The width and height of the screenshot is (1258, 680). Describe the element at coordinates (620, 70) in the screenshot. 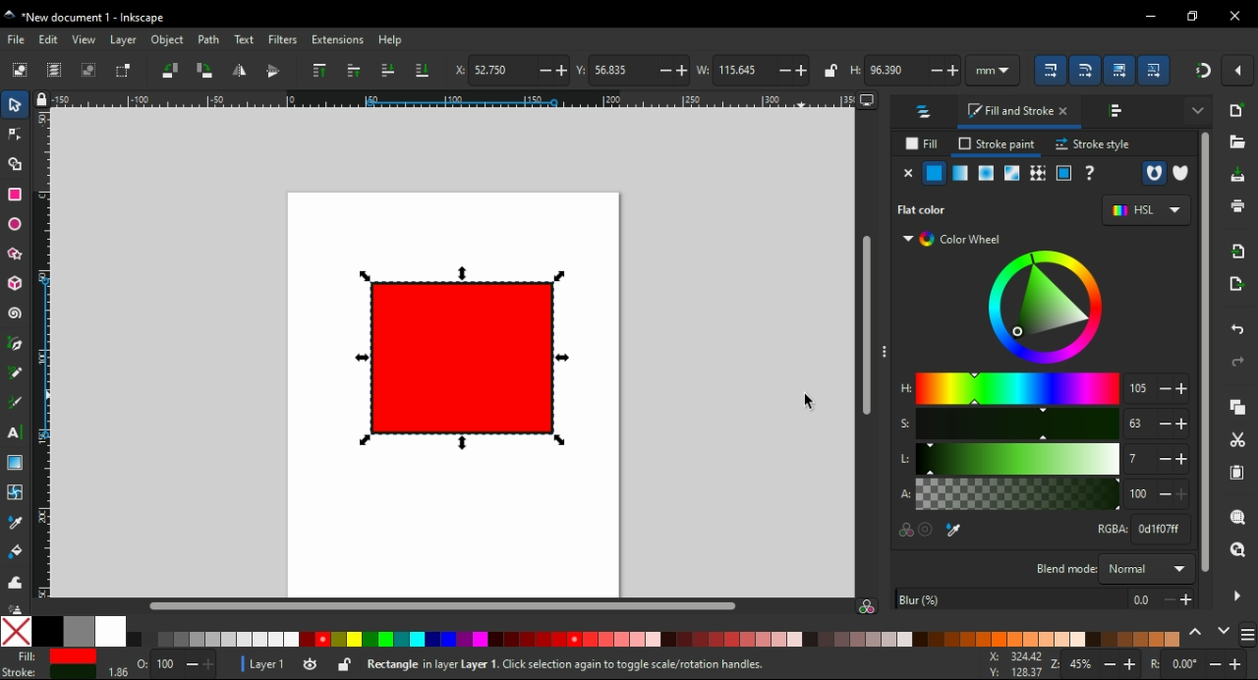

I see `56` at that location.